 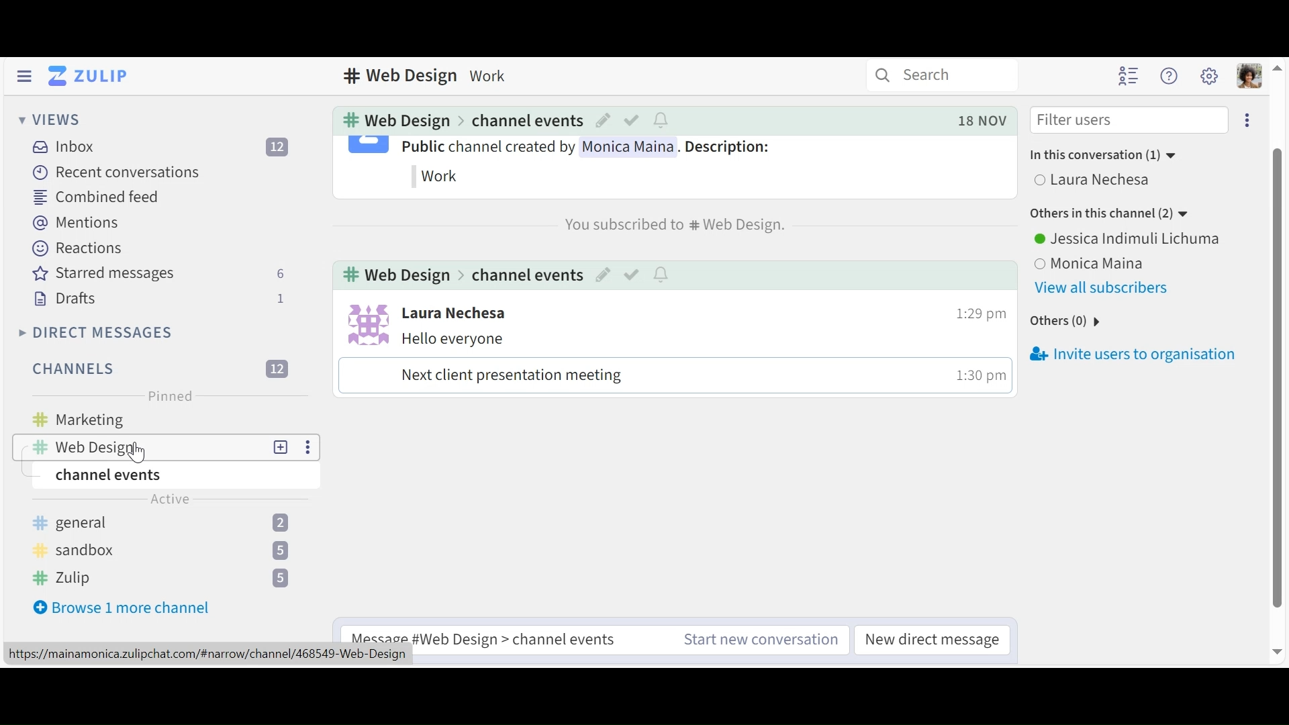 What do you see at coordinates (979, 119) in the screenshot?
I see `18 NOV` at bounding box center [979, 119].